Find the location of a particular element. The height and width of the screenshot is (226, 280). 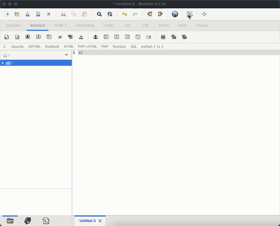

paste is located at coordinates (83, 15).